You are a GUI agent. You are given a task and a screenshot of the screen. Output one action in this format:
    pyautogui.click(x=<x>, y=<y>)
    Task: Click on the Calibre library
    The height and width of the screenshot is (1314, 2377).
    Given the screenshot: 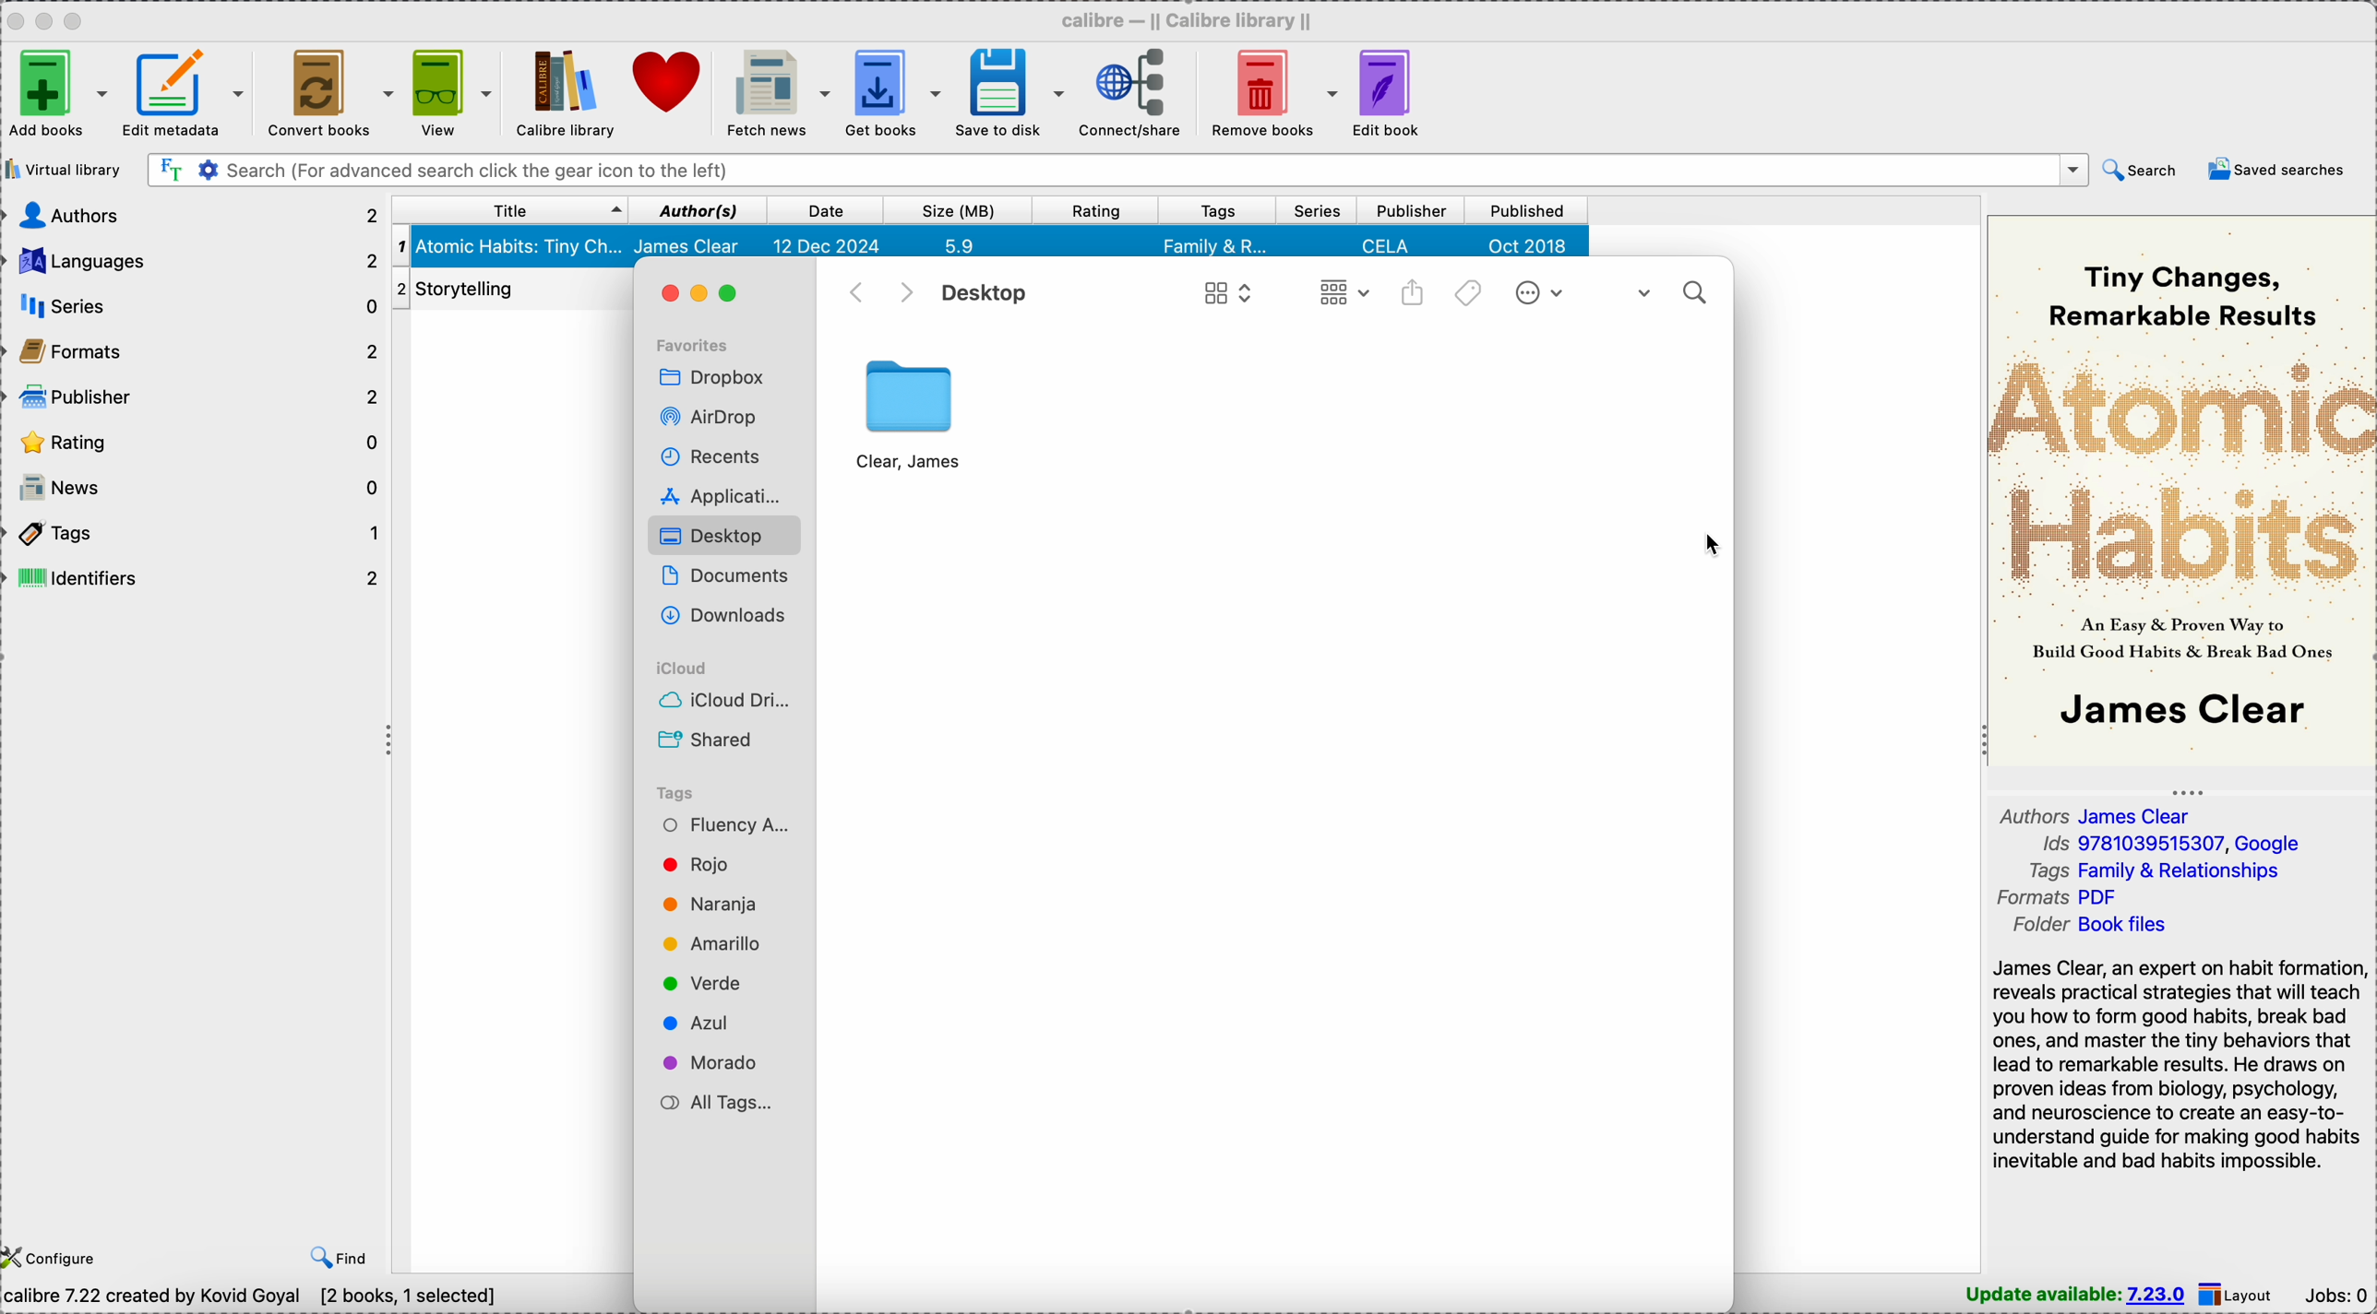 What is the action you would take?
    pyautogui.click(x=565, y=91)
    